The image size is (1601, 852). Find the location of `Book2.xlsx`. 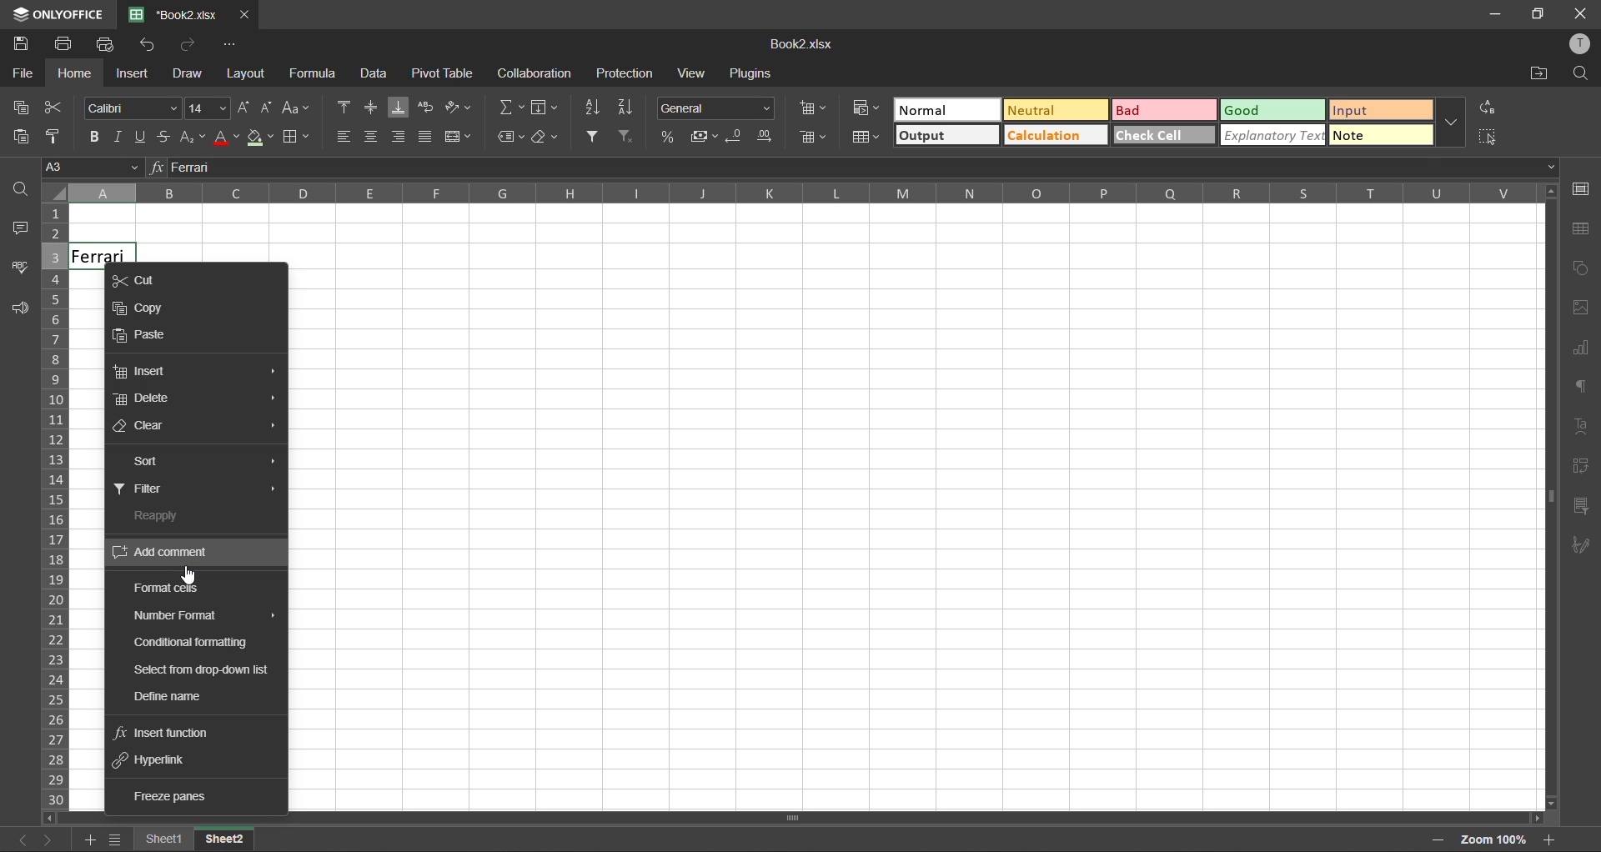

Book2.xlsx is located at coordinates (175, 13).